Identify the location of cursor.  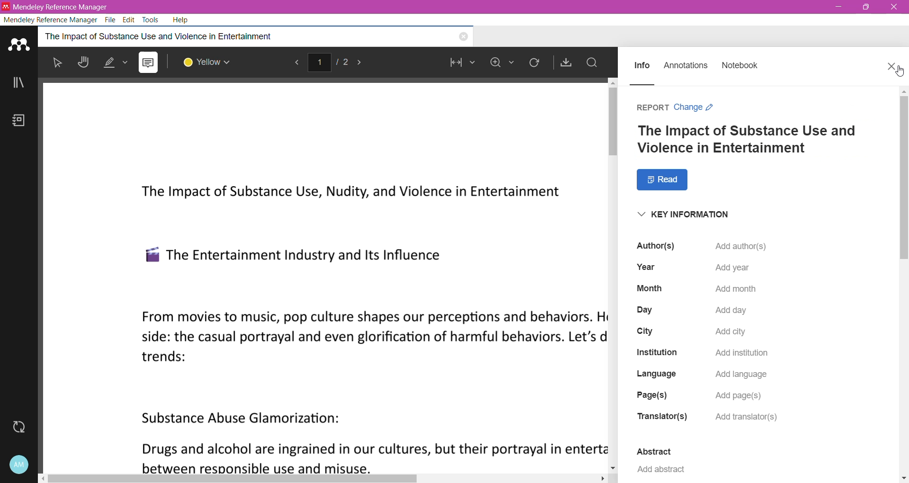
(897, 71).